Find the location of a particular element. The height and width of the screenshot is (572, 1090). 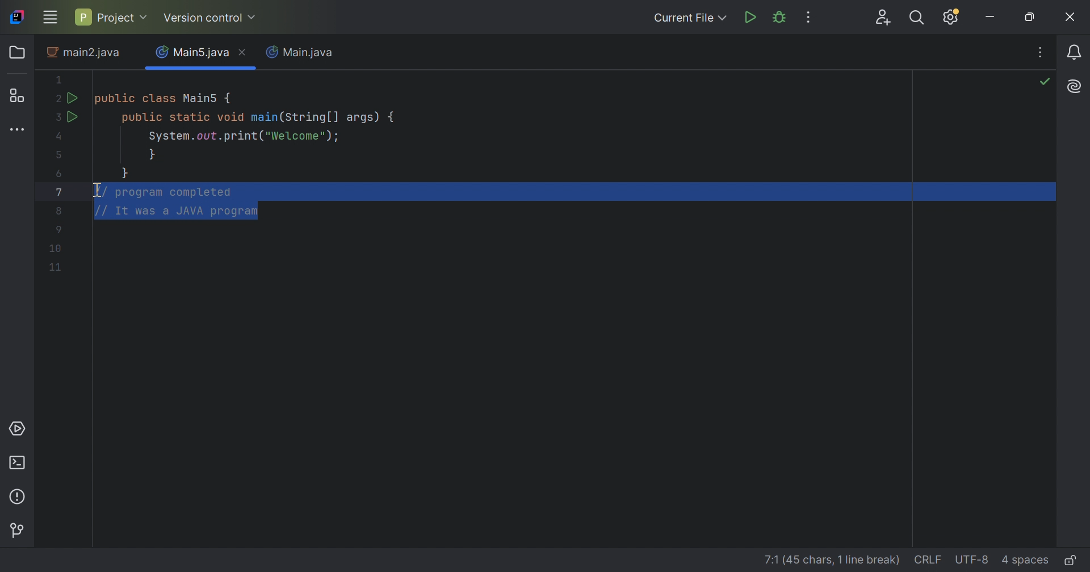

Version control is located at coordinates (211, 18).